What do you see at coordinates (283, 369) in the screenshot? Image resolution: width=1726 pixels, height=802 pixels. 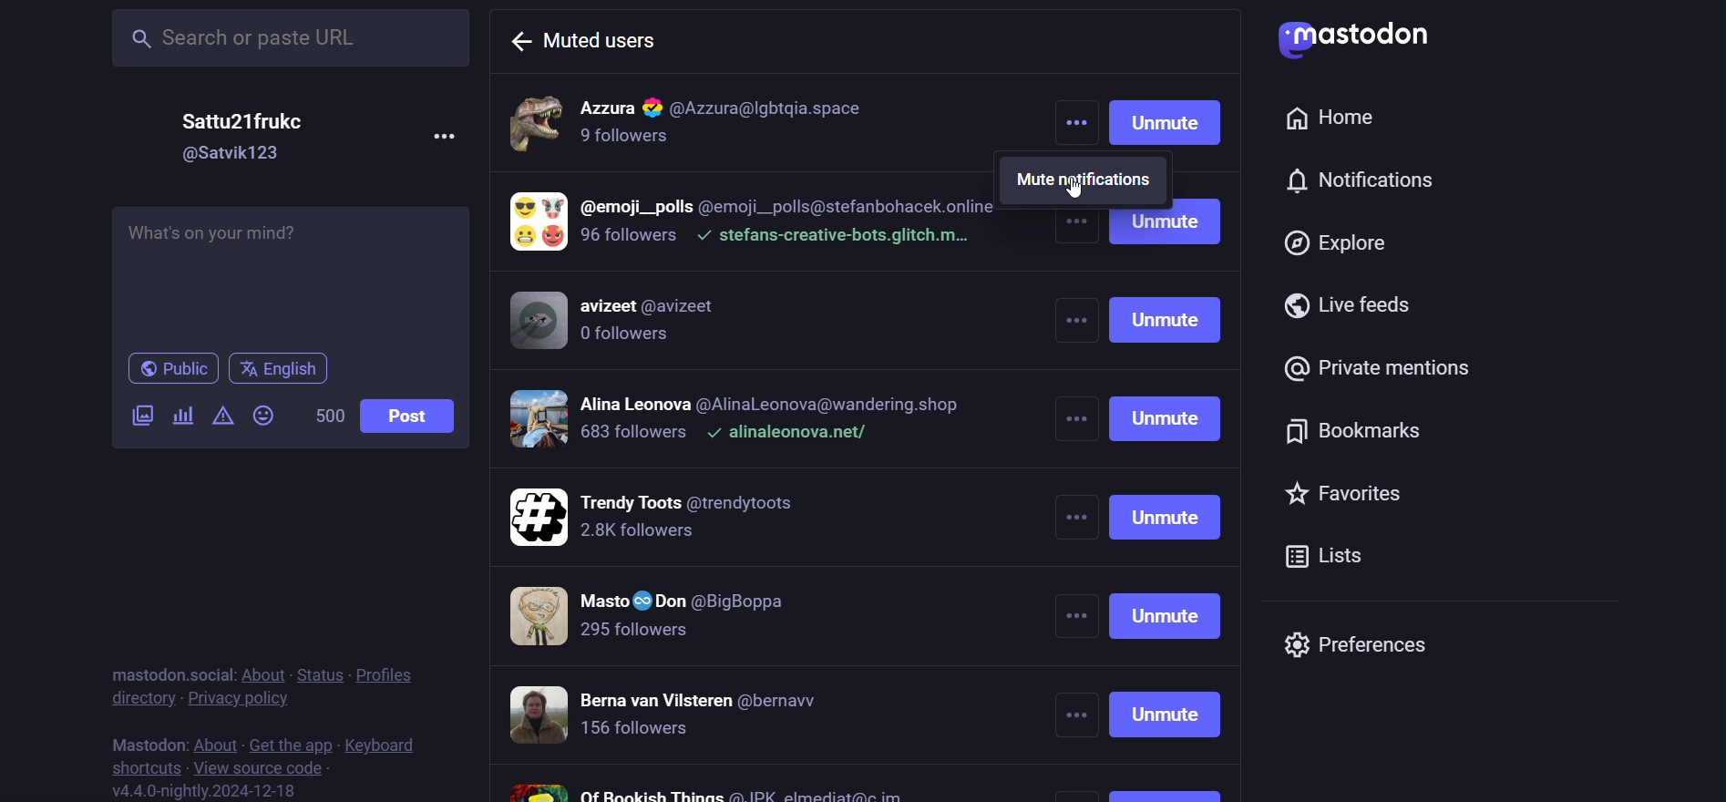 I see `englisg` at bounding box center [283, 369].